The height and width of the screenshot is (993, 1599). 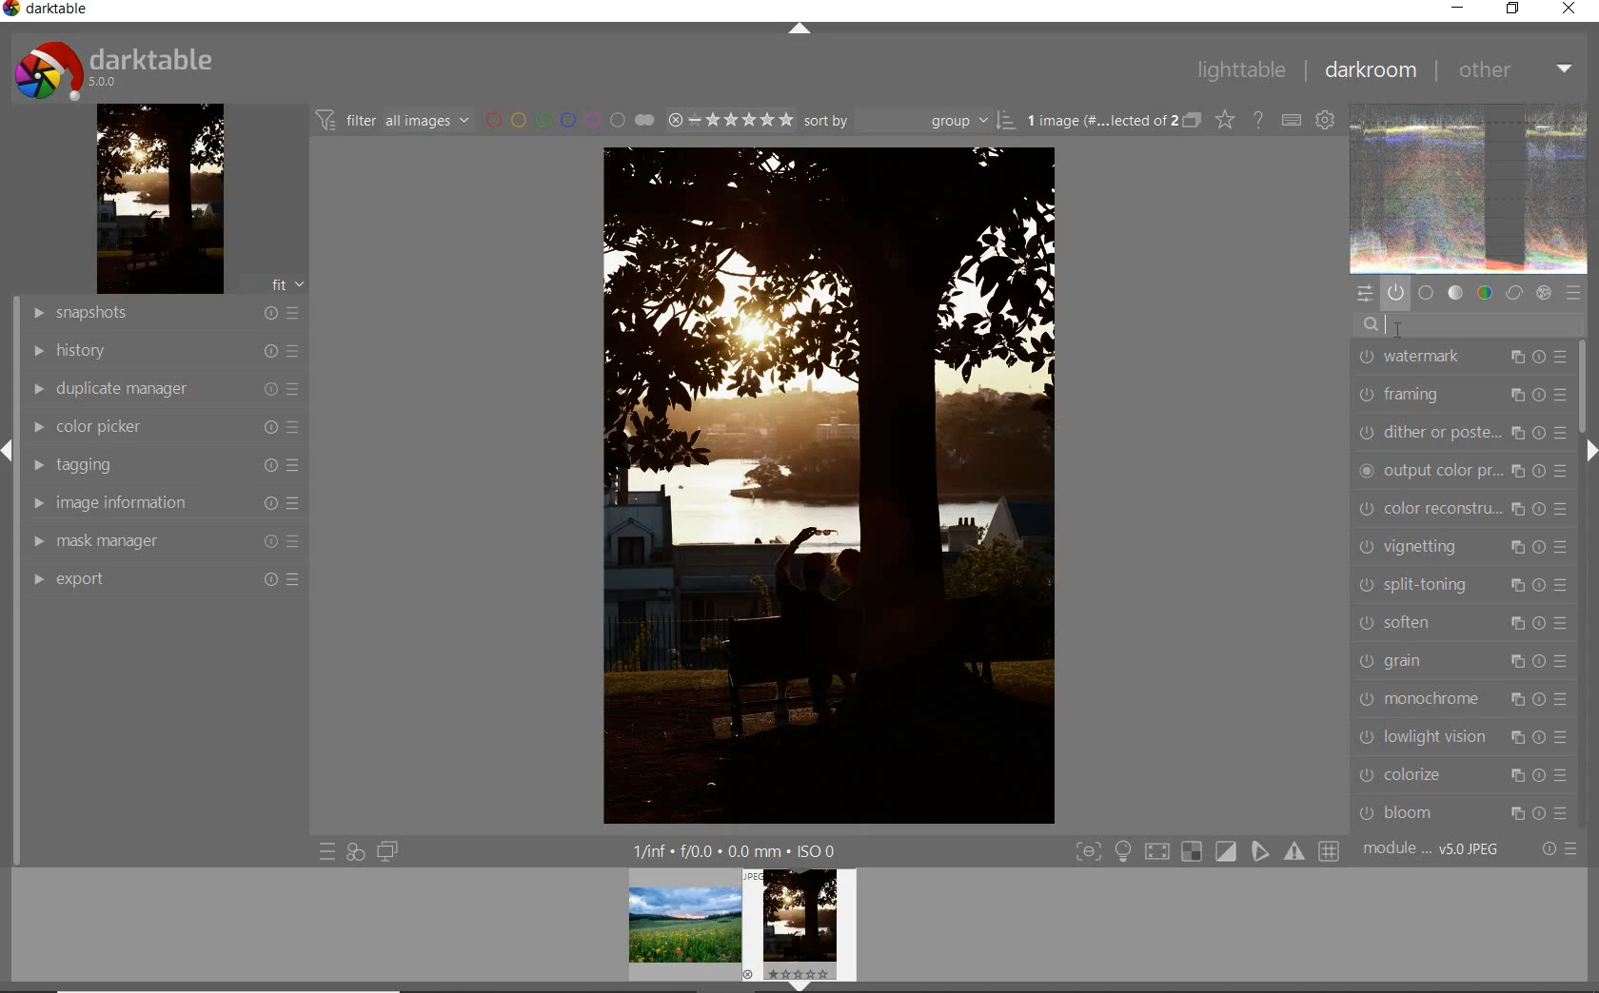 What do you see at coordinates (395, 121) in the screenshot?
I see `filter all images` at bounding box center [395, 121].